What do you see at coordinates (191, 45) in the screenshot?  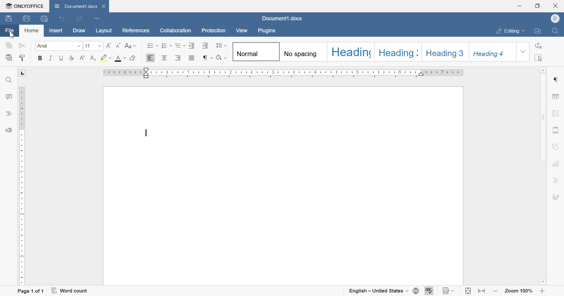 I see `decrease indent` at bounding box center [191, 45].